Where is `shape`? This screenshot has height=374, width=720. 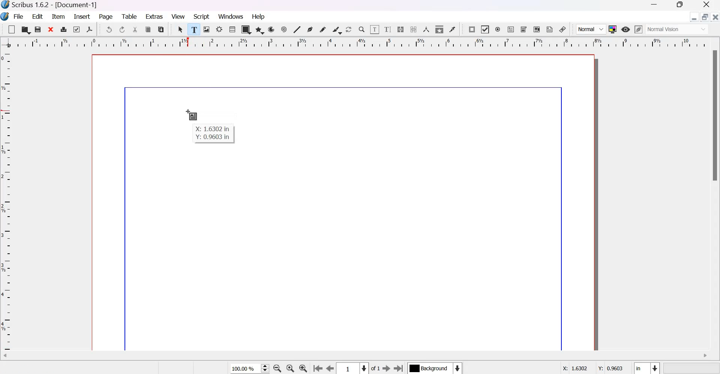
shape is located at coordinates (246, 29).